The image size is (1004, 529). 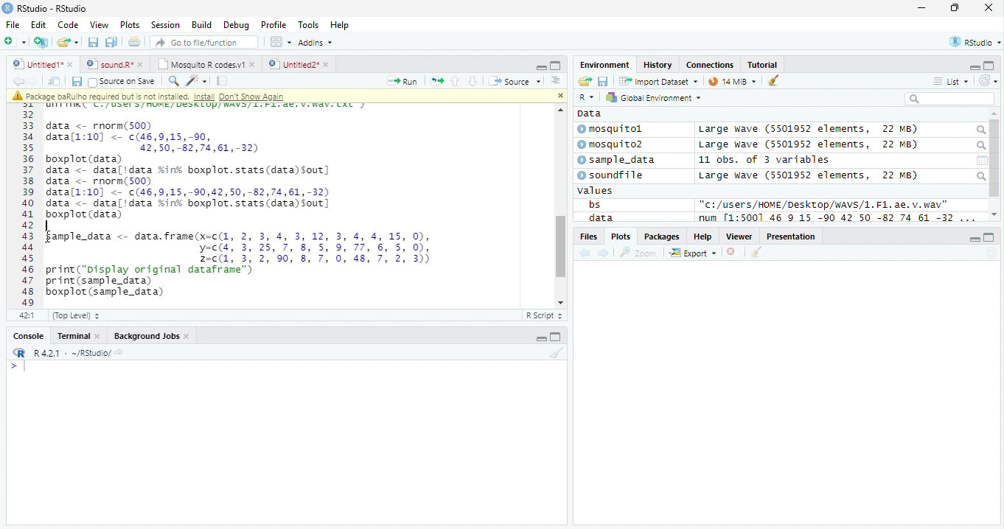 What do you see at coordinates (204, 42) in the screenshot?
I see `Go to fie/function` at bounding box center [204, 42].